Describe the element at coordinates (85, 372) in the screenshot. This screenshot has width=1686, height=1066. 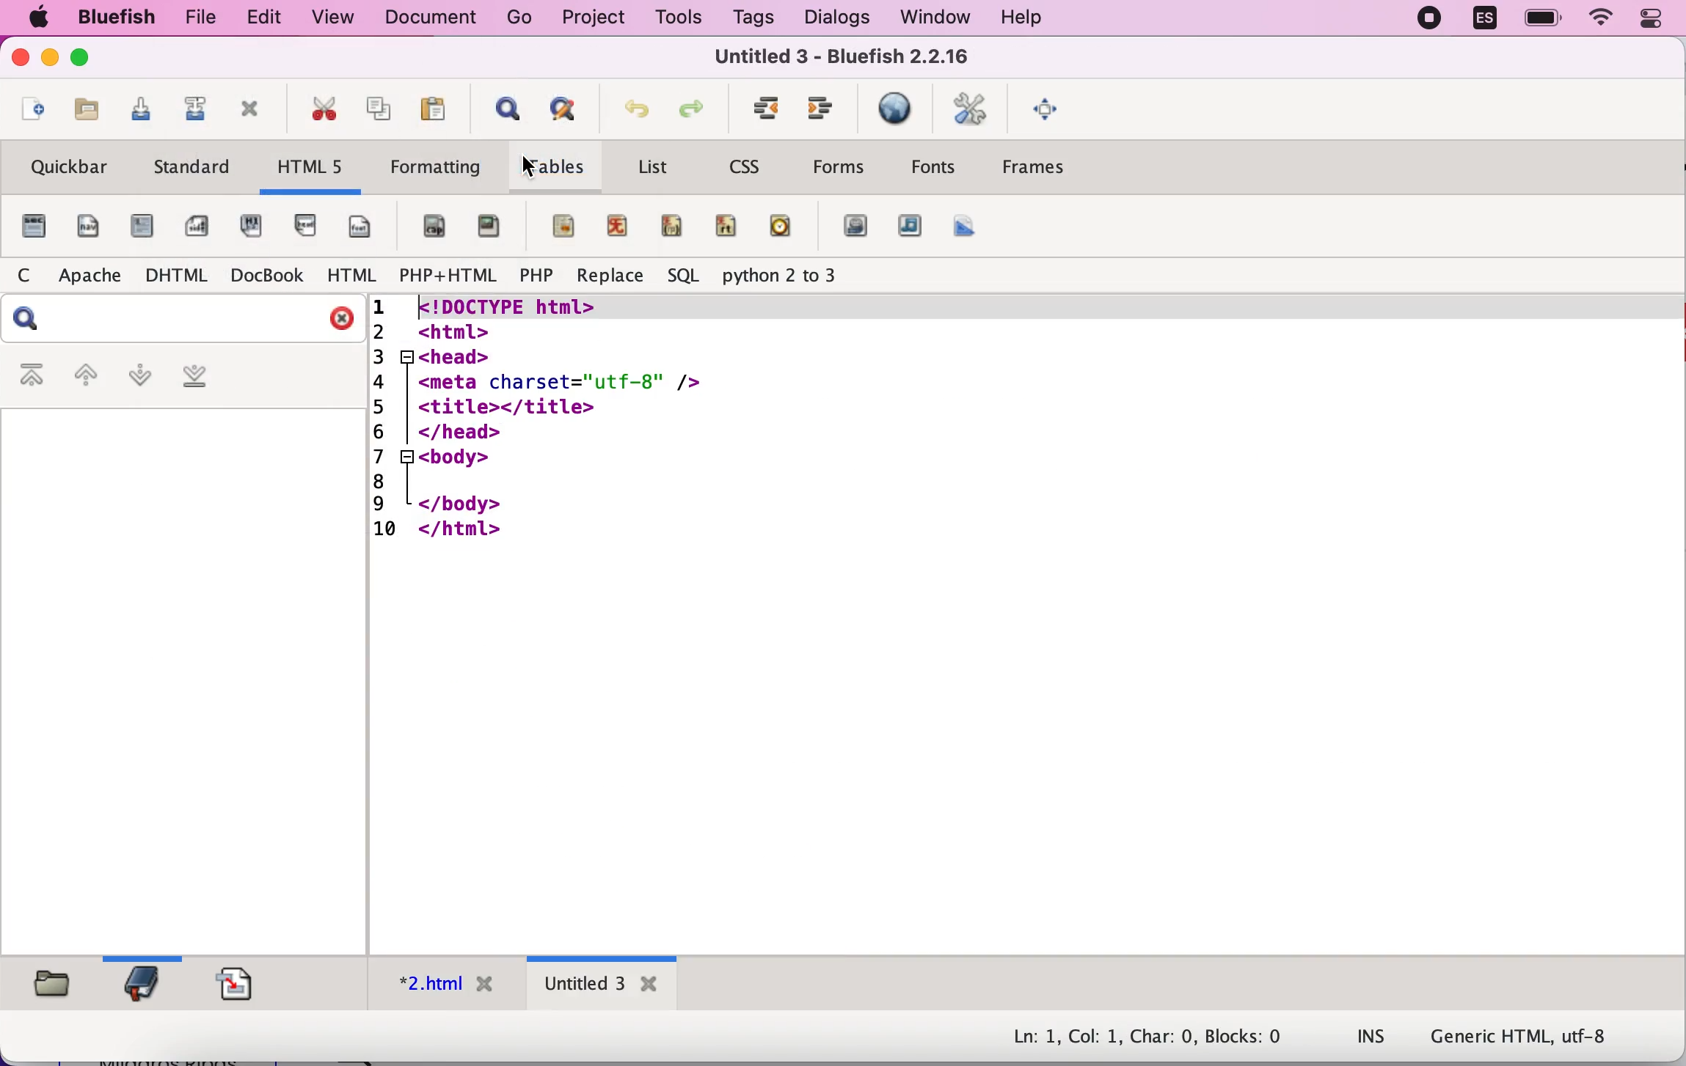
I see `previous bookmark` at that location.